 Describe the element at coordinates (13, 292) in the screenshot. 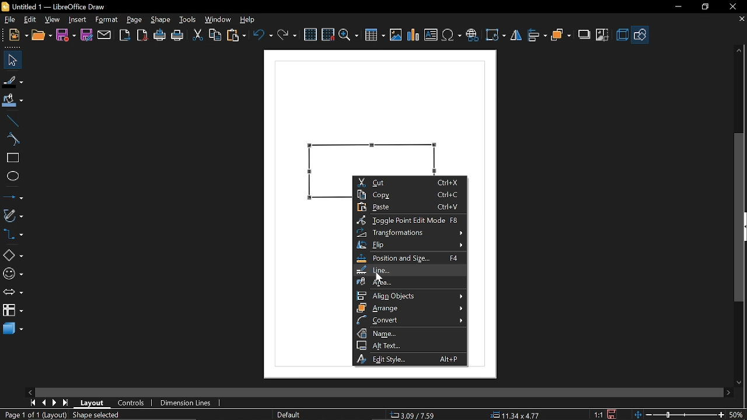

I see `arrows` at that location.